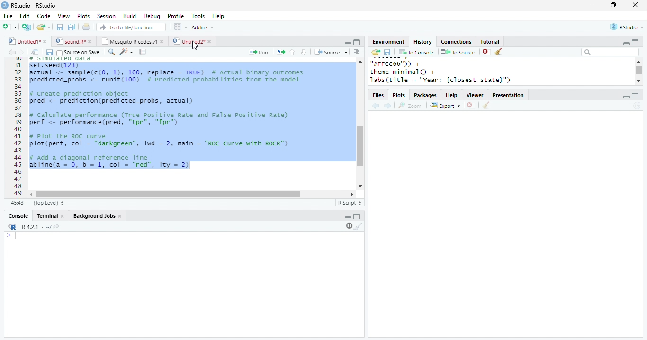  Describe the element at coordinates (111, 162) in the screenshot. I see `# Add a diagonal reference line
abline(a = 0, b = 1, col = "red", Try = 2)` at that location.